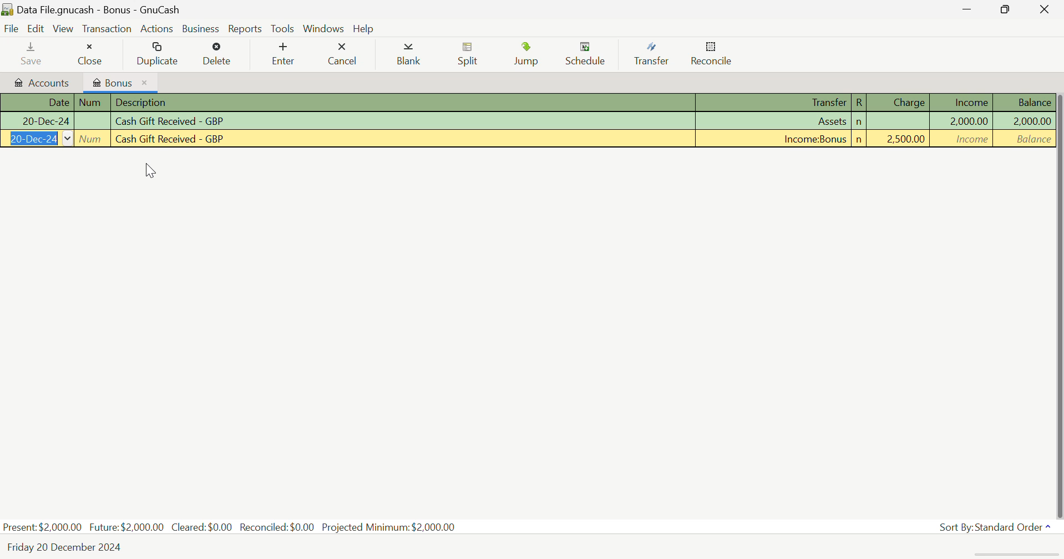  Describe the element at coordinates (93, 139) in the screenshot. I see `Num` at that location.